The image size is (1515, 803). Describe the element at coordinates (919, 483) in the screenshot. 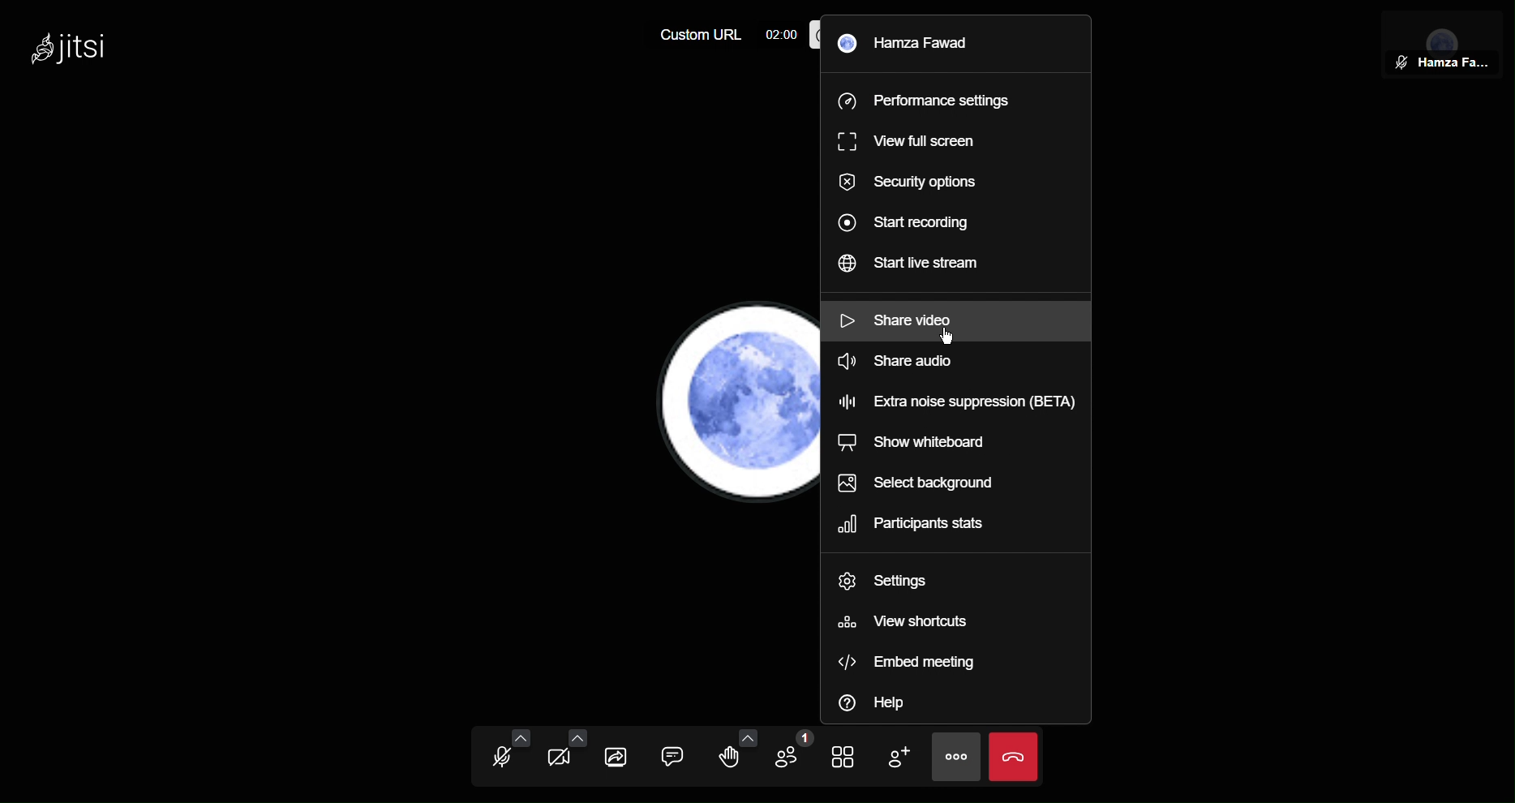

I see `Select background` at that location.